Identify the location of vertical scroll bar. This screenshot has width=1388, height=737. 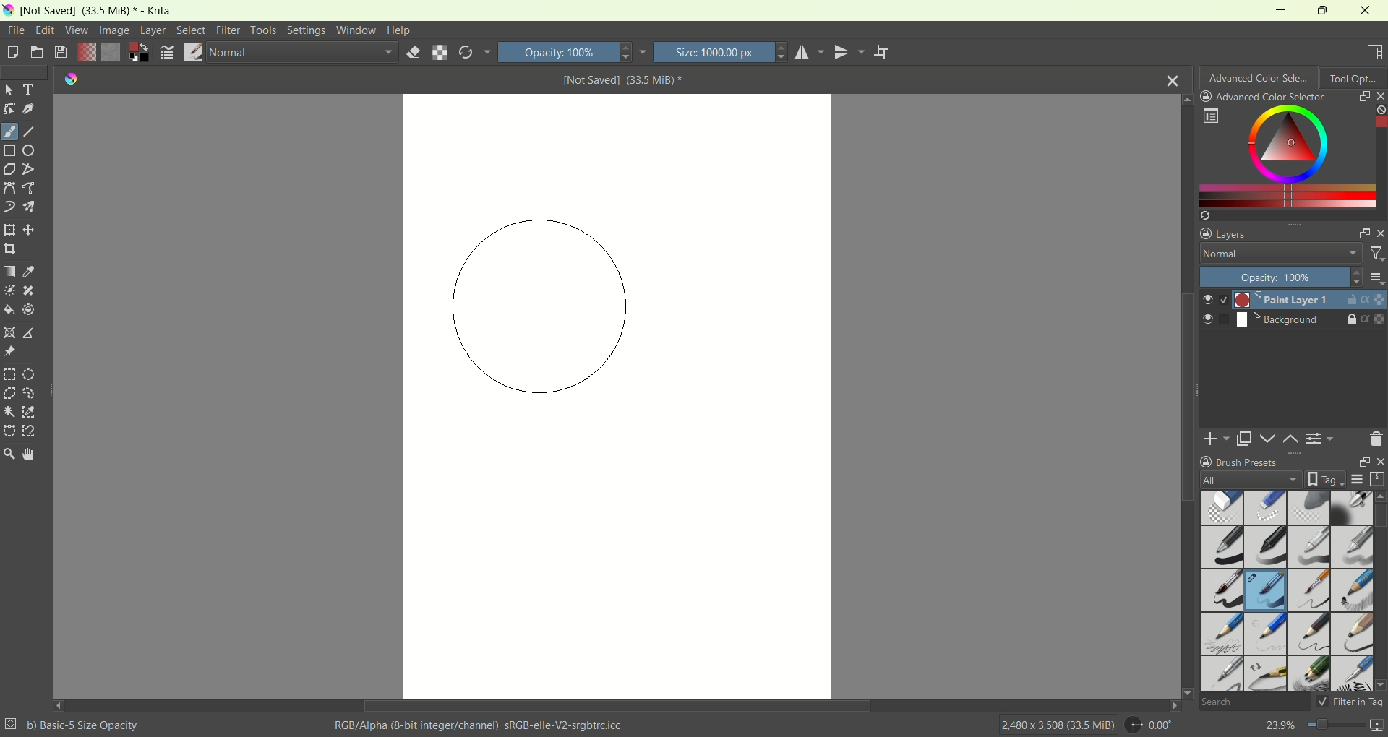
(1184, 395).